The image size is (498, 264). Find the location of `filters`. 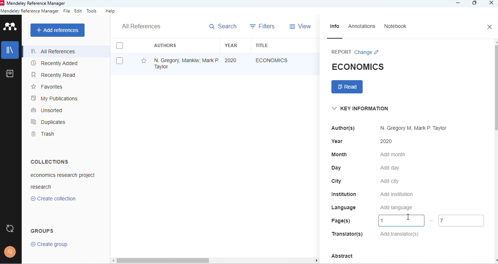

filters is located at coordinates (262, 26).